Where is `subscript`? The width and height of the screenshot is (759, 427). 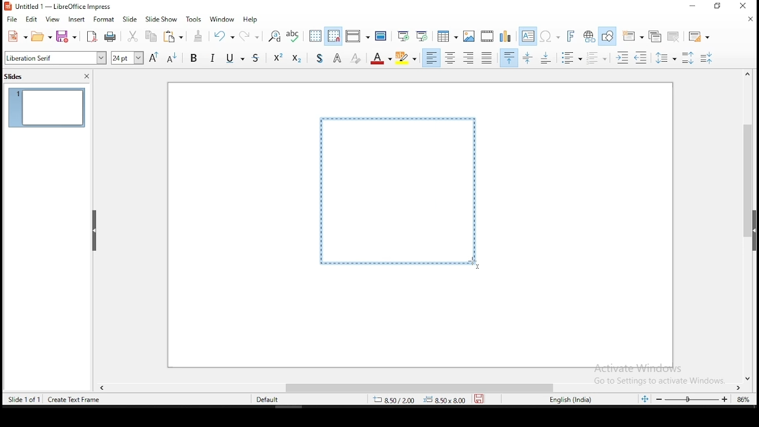 subscript is located at coordinates (298, 59).